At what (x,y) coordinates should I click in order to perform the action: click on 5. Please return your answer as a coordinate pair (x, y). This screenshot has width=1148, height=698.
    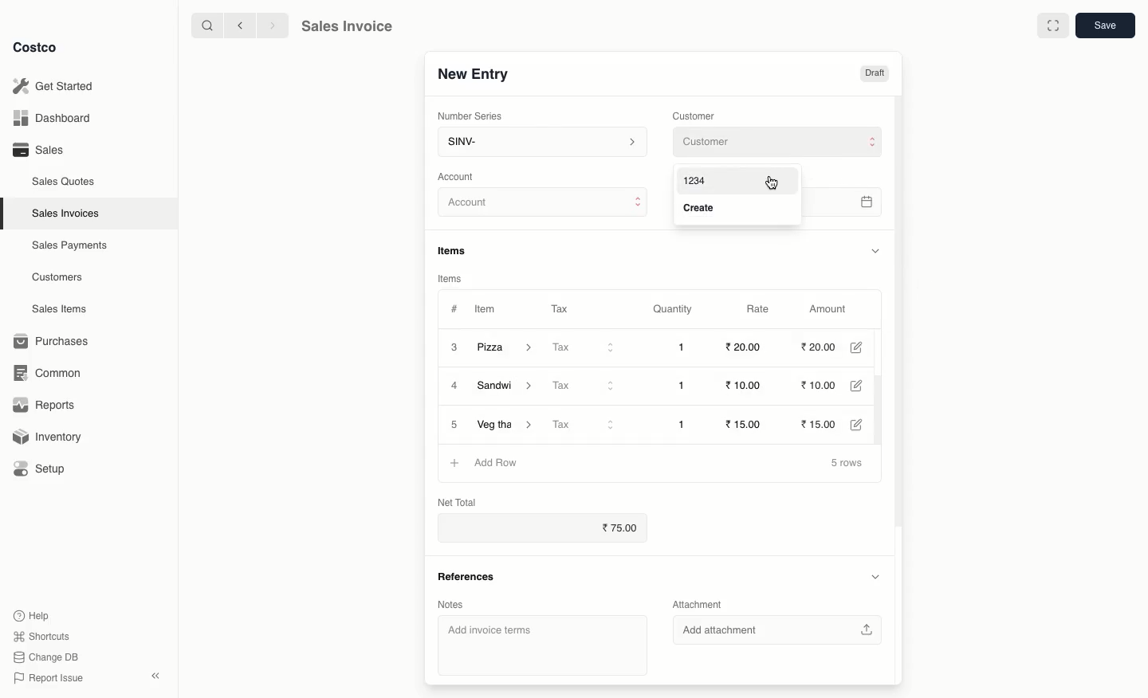
    Looking at the image, I should click on (454, 425).